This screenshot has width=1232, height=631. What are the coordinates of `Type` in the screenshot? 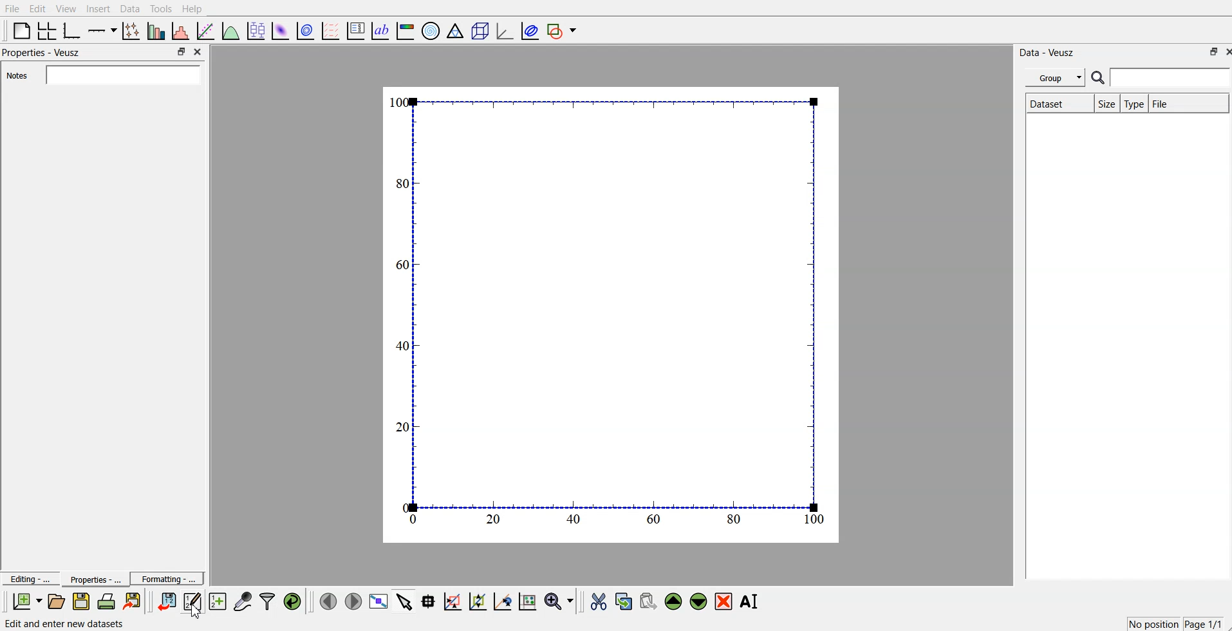 It's located at (1134, 104).